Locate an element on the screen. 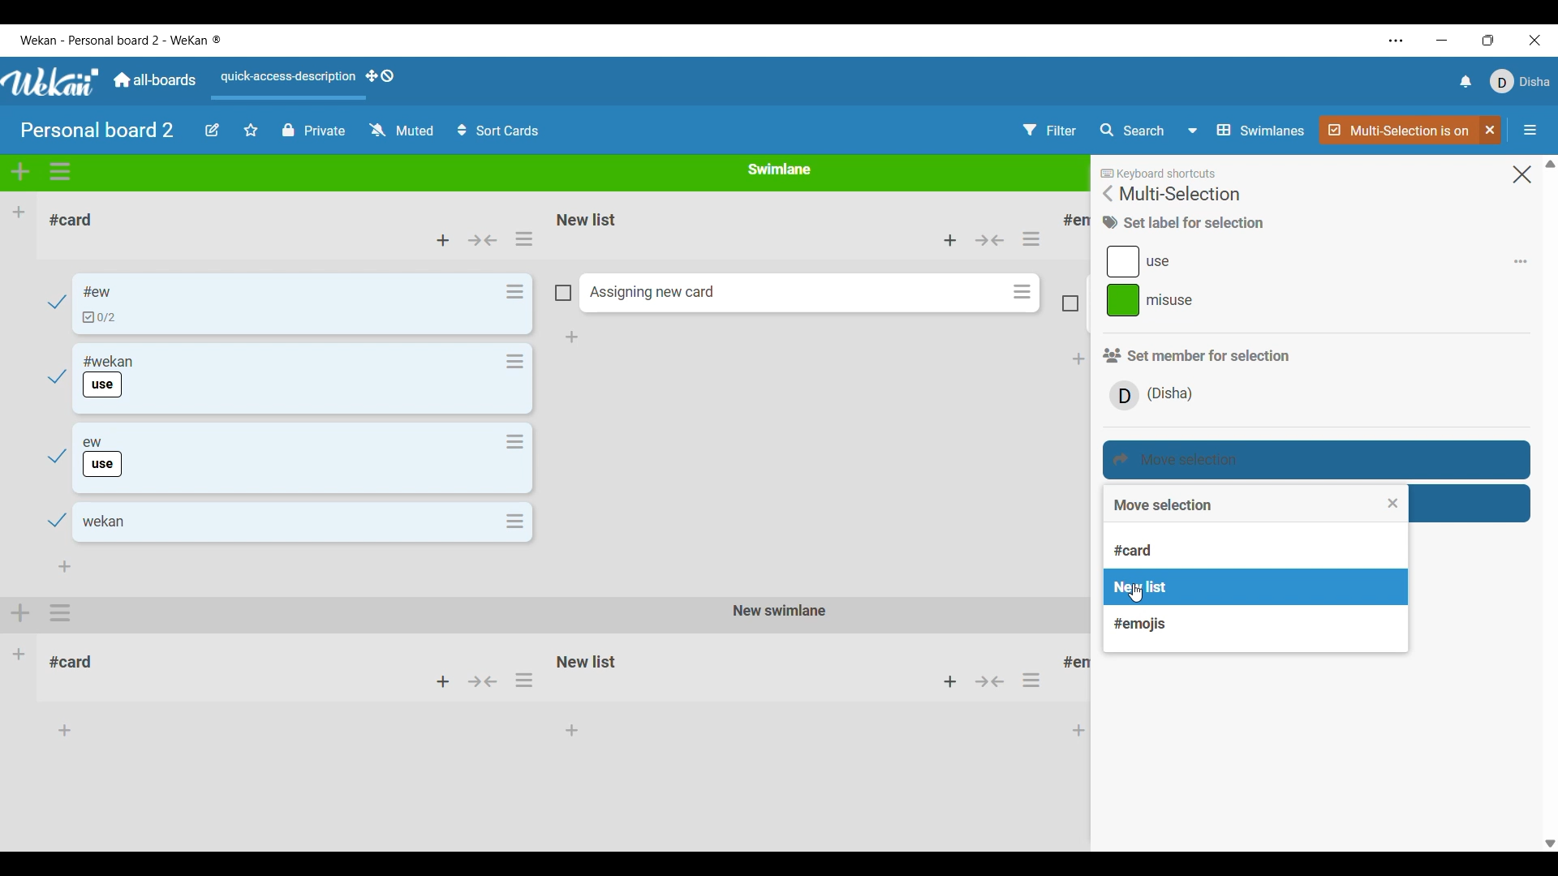 Image resolution: width=1558 pixels, height=876 pixels. Title of current menu is located at coordinates (1181, 193).